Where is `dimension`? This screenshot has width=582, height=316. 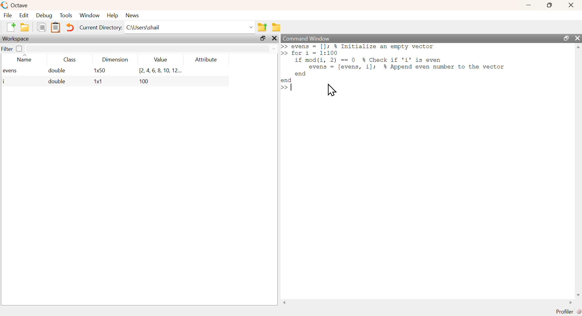
dimension is located at coordinates (113, 60).